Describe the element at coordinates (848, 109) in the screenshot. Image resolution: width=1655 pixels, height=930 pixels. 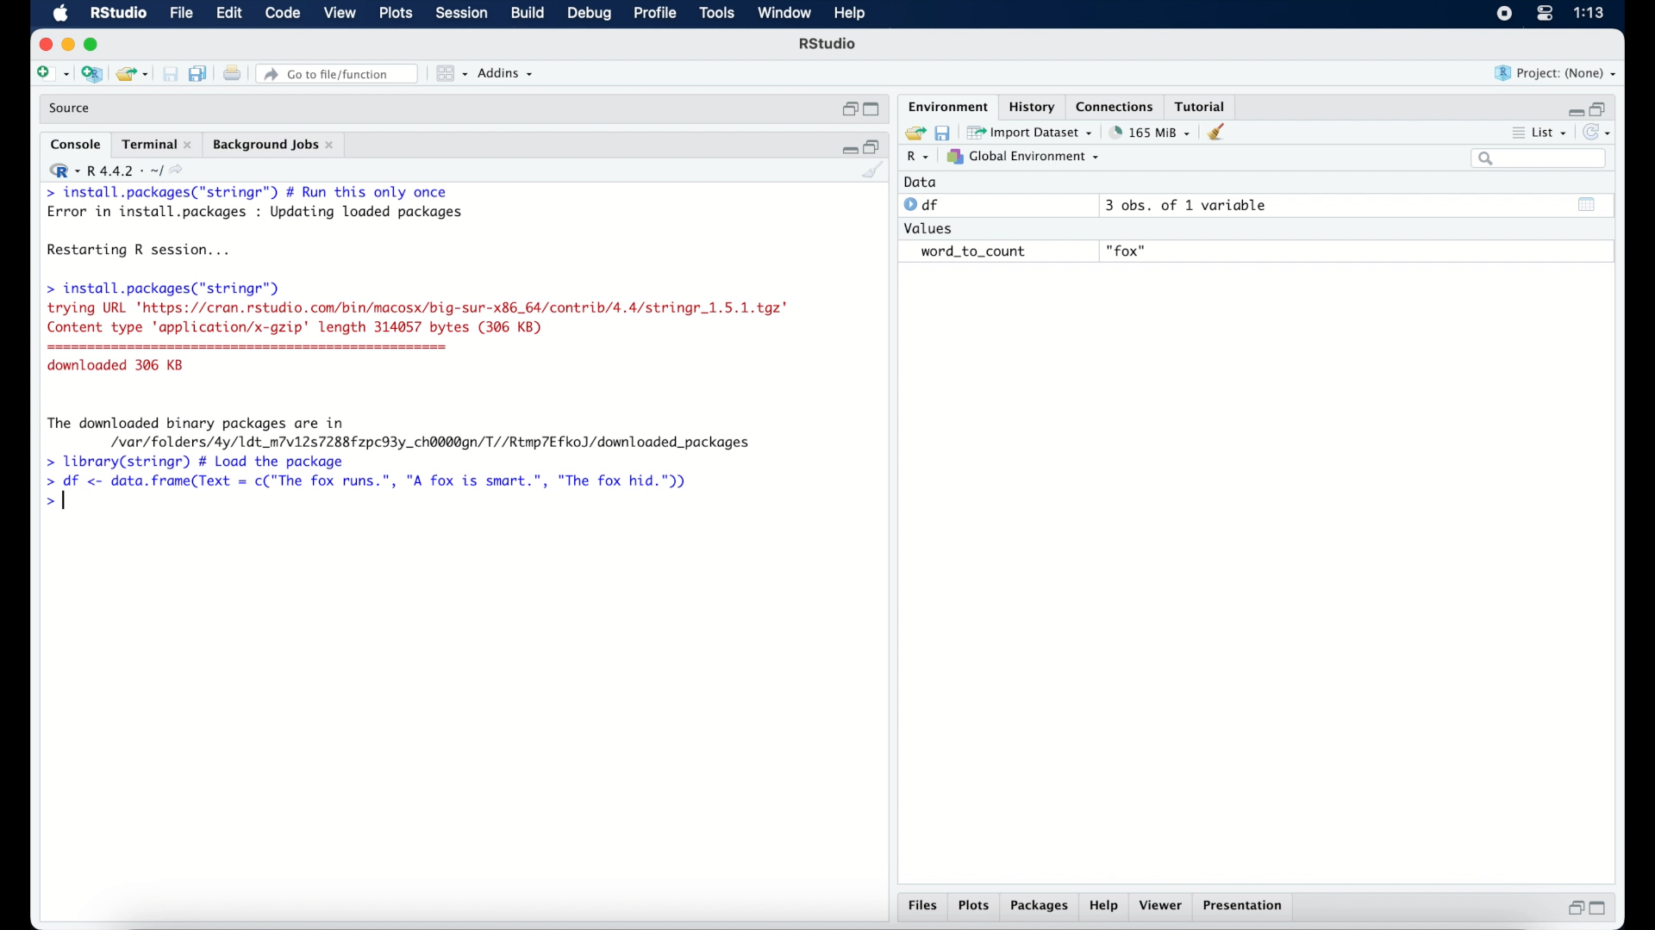
I see `restore down` at that location.